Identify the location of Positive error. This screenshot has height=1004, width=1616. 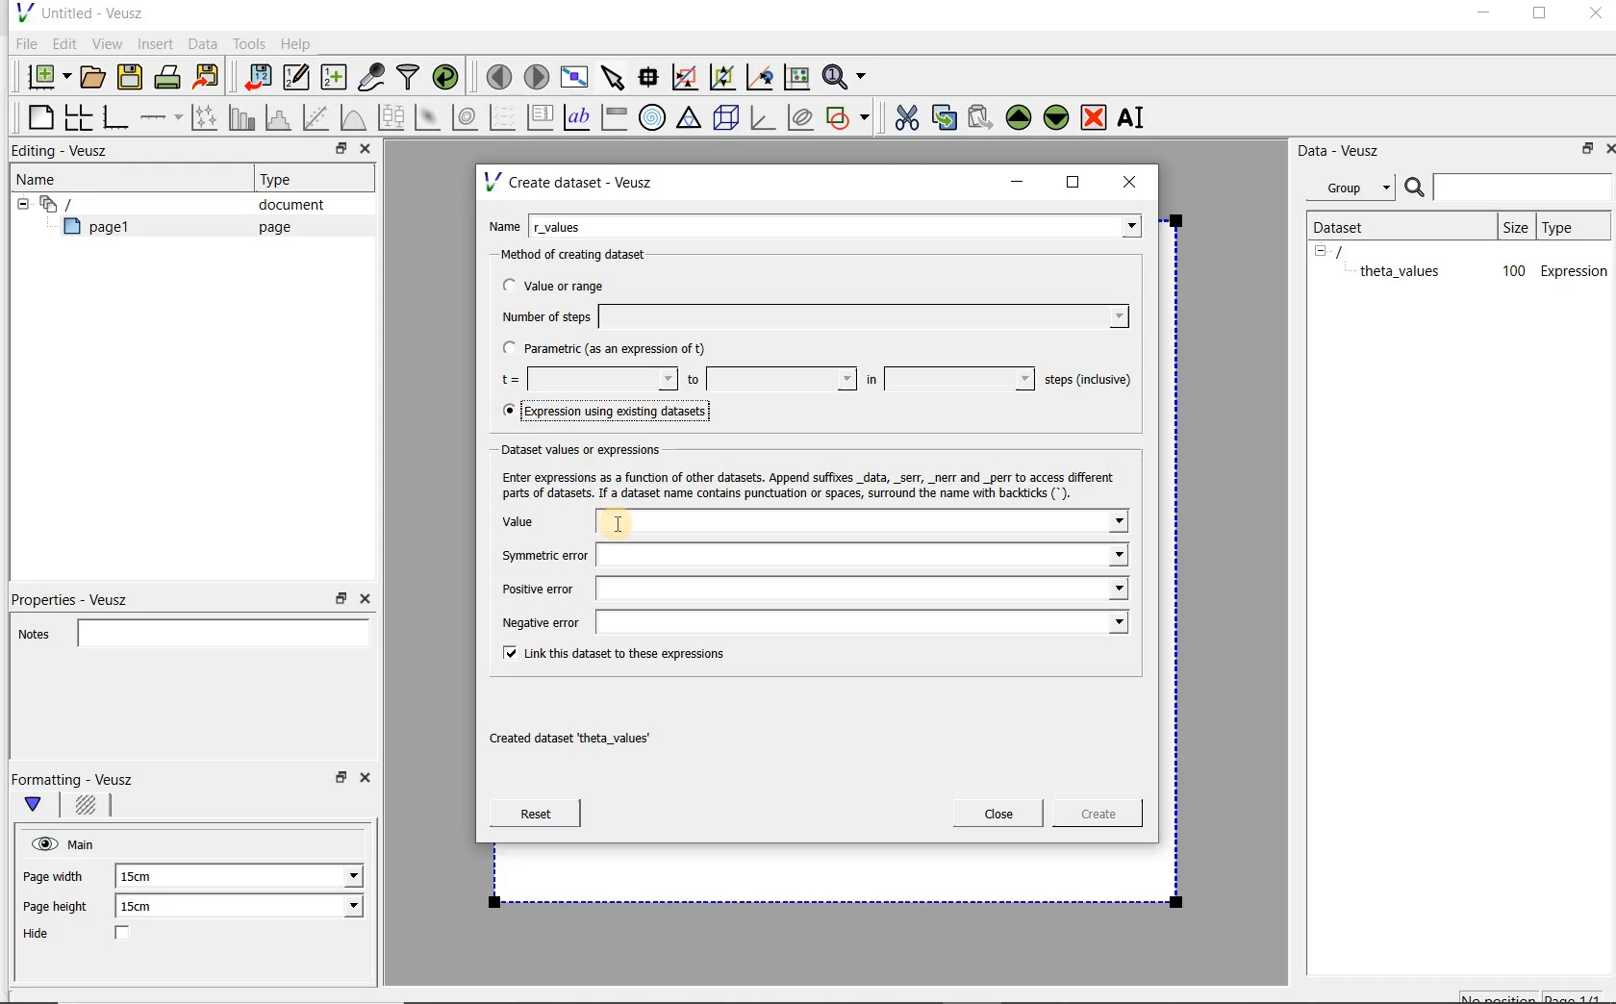
(811, 589).